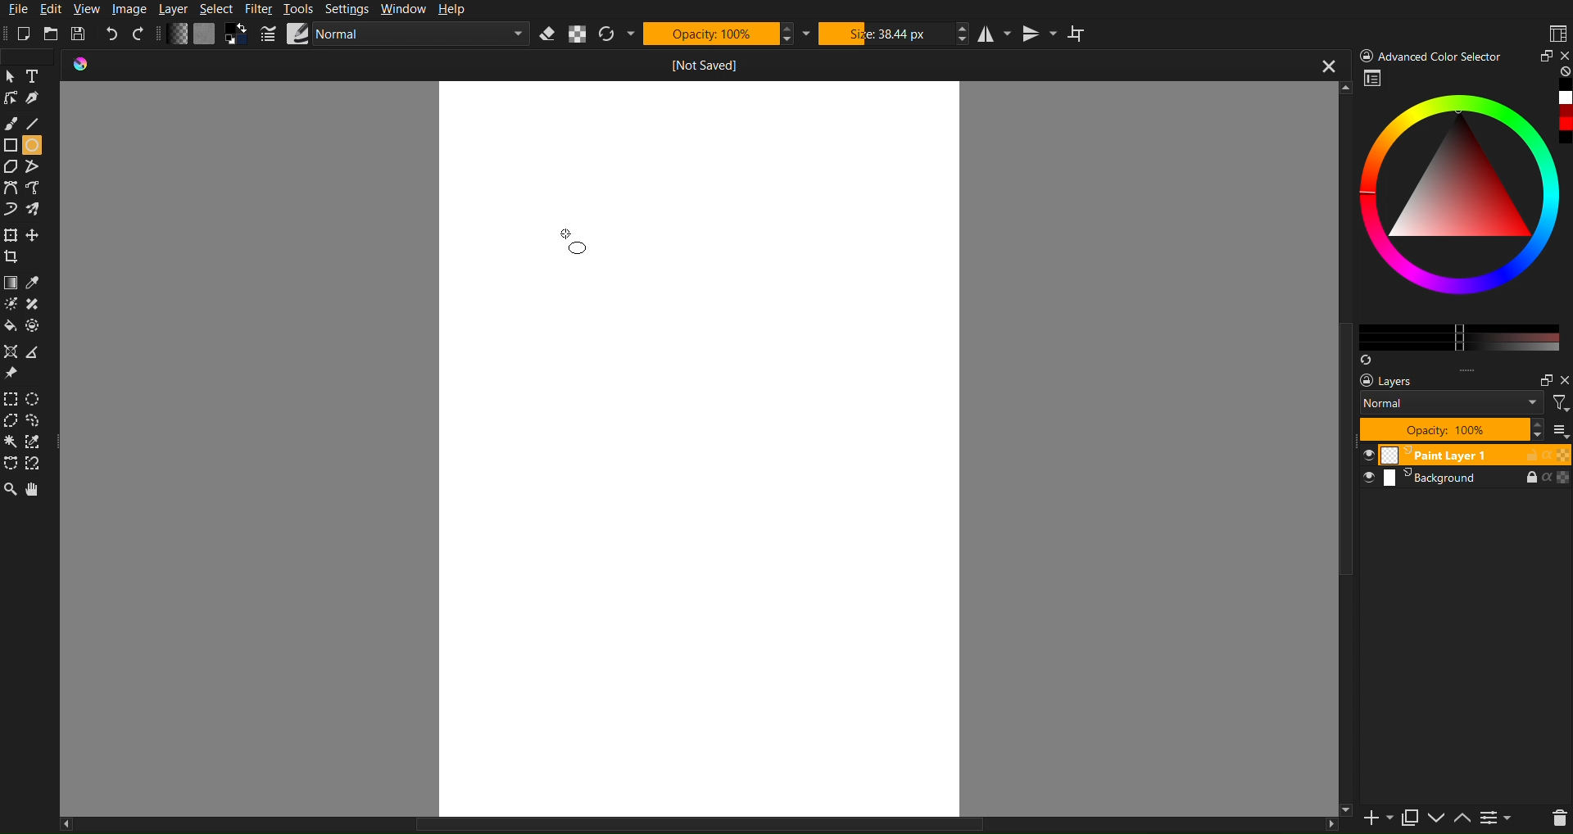  Describe the element at coordinates (1563, 56) in the screenshot. I see `close` at that location.